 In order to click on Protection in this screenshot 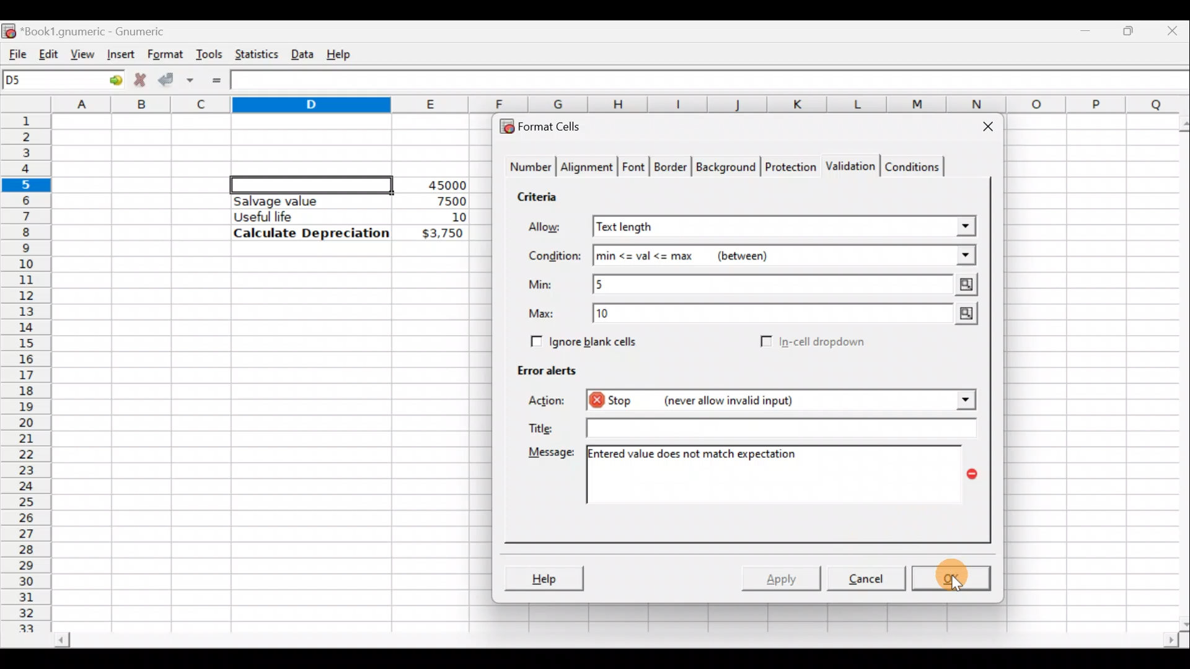, I will do `click(787, 165)`.